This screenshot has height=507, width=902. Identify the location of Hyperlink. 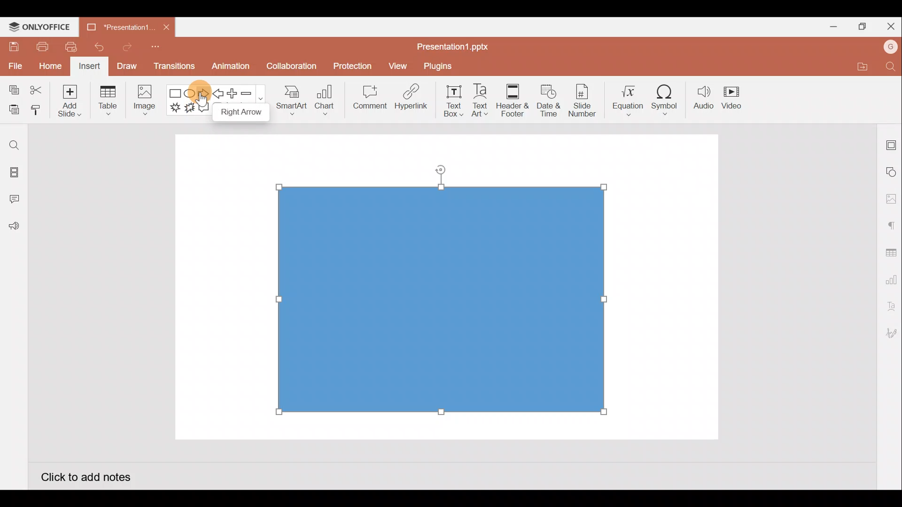
(409, 98).